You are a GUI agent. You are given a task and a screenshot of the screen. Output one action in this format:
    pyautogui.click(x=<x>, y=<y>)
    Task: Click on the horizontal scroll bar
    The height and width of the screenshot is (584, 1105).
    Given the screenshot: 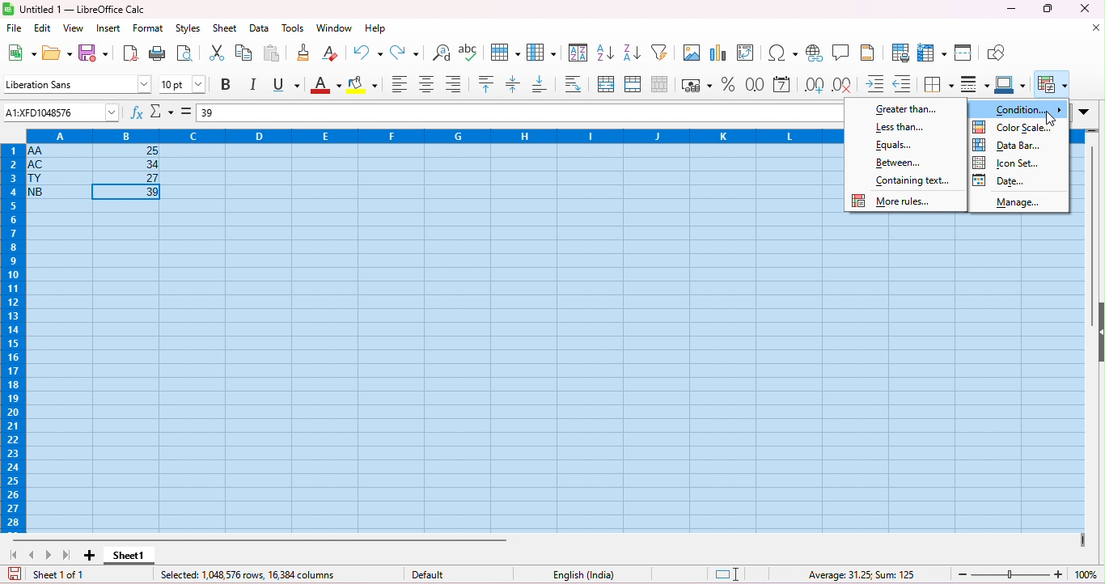 What is the action you would take?
    pyautogui.click(x=261, y=540)
    